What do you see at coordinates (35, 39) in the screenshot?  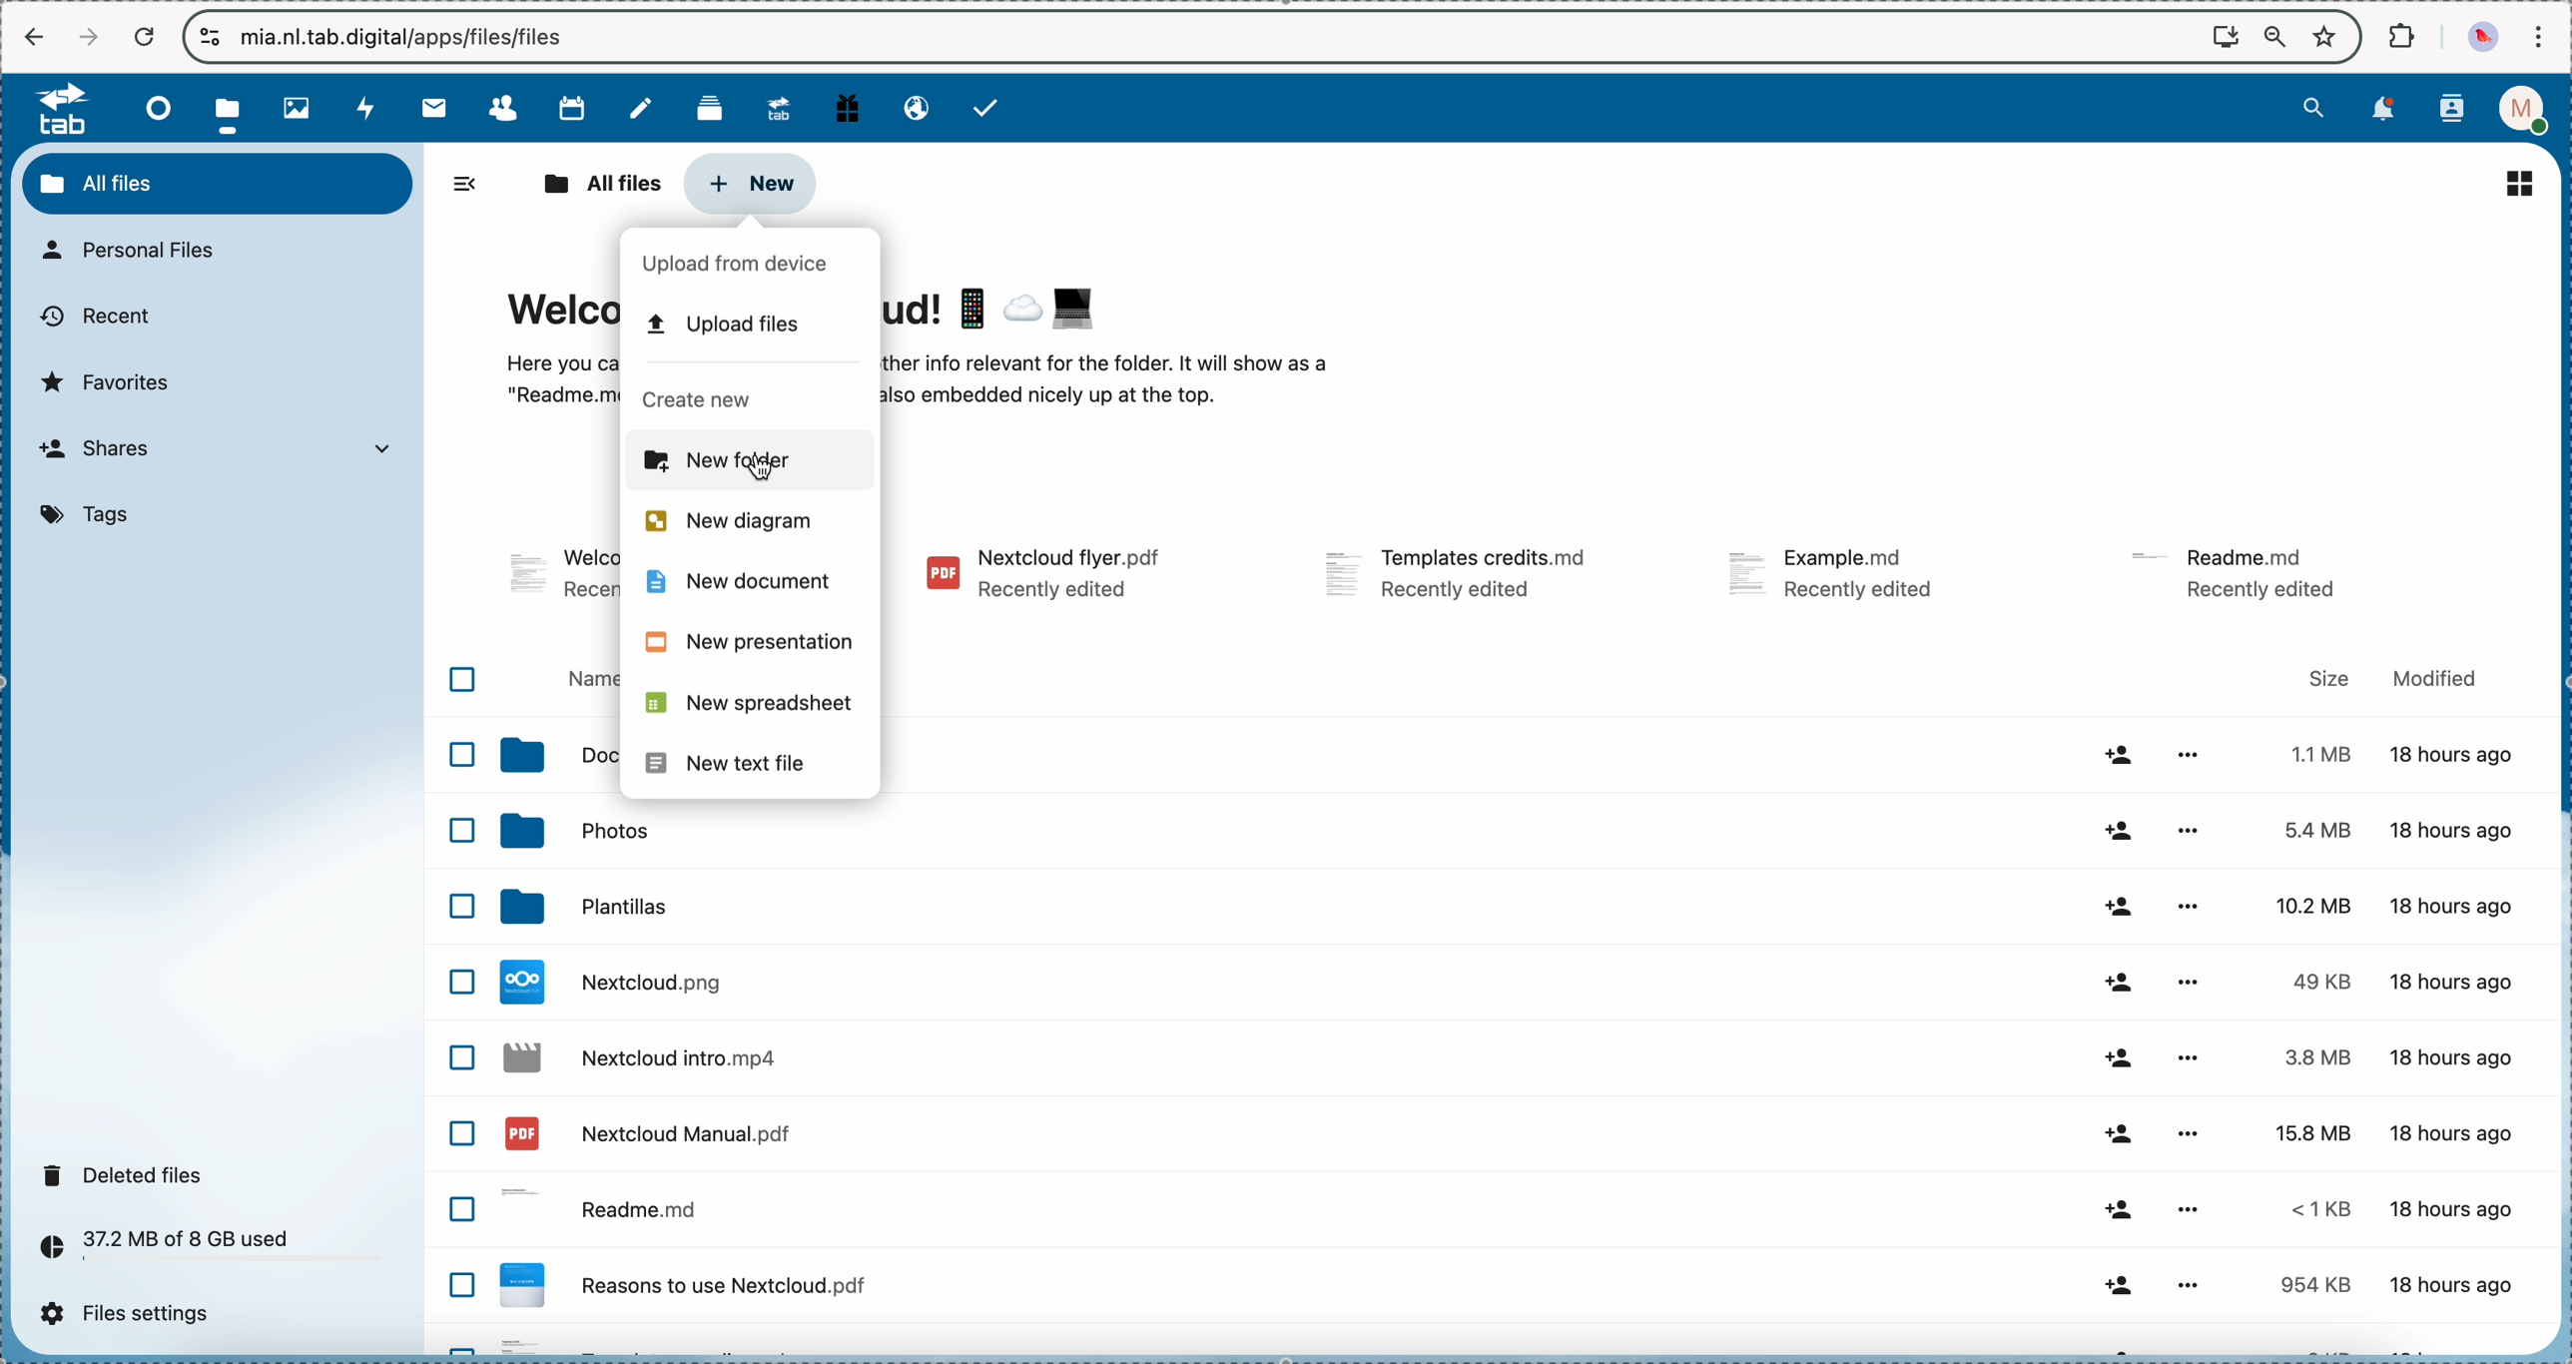 I see `navigate back` at bounding box center [35, 39].